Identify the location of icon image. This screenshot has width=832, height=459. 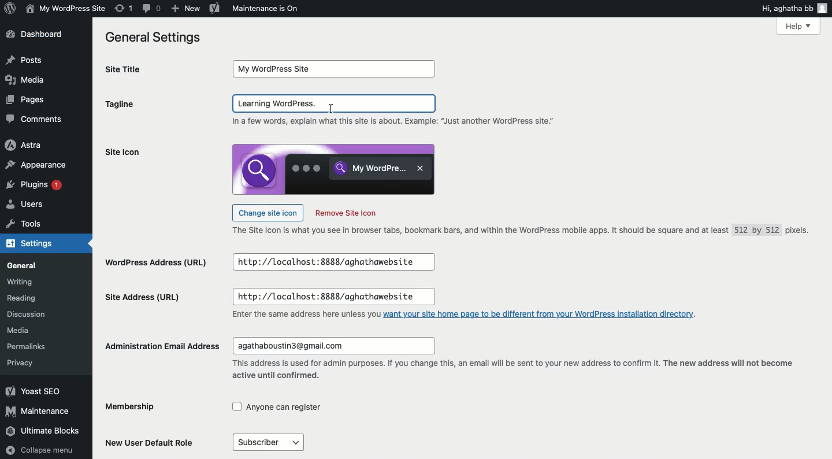
(333, 169).